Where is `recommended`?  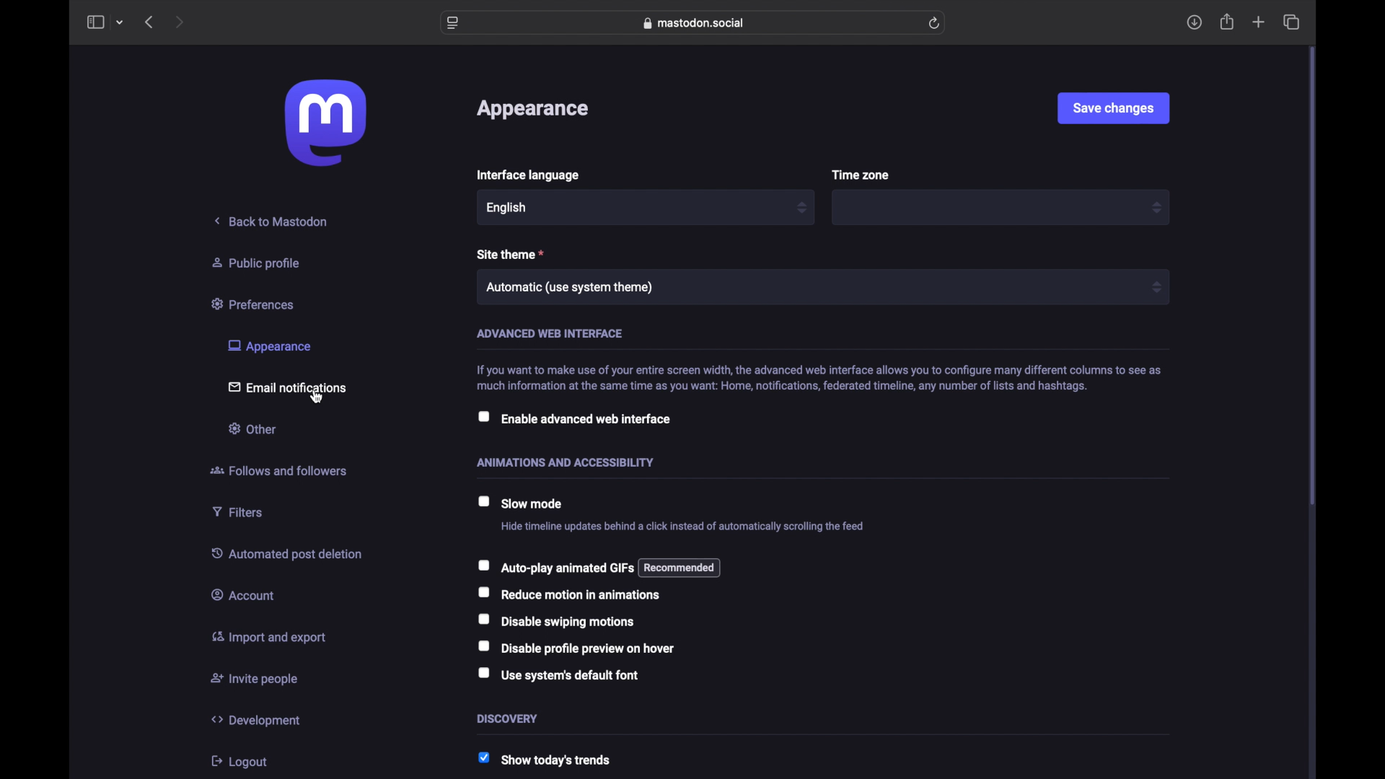
recommended is located at coordinates (680, 568).